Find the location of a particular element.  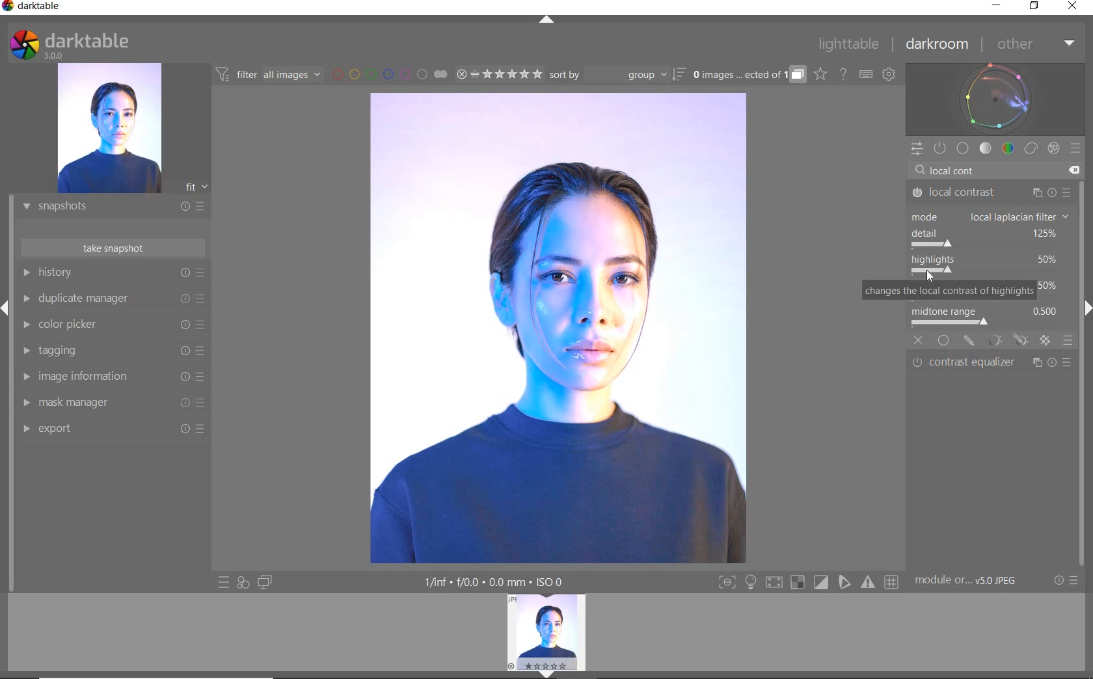

LIGHTTABLE is located at coordinates (849, 46).